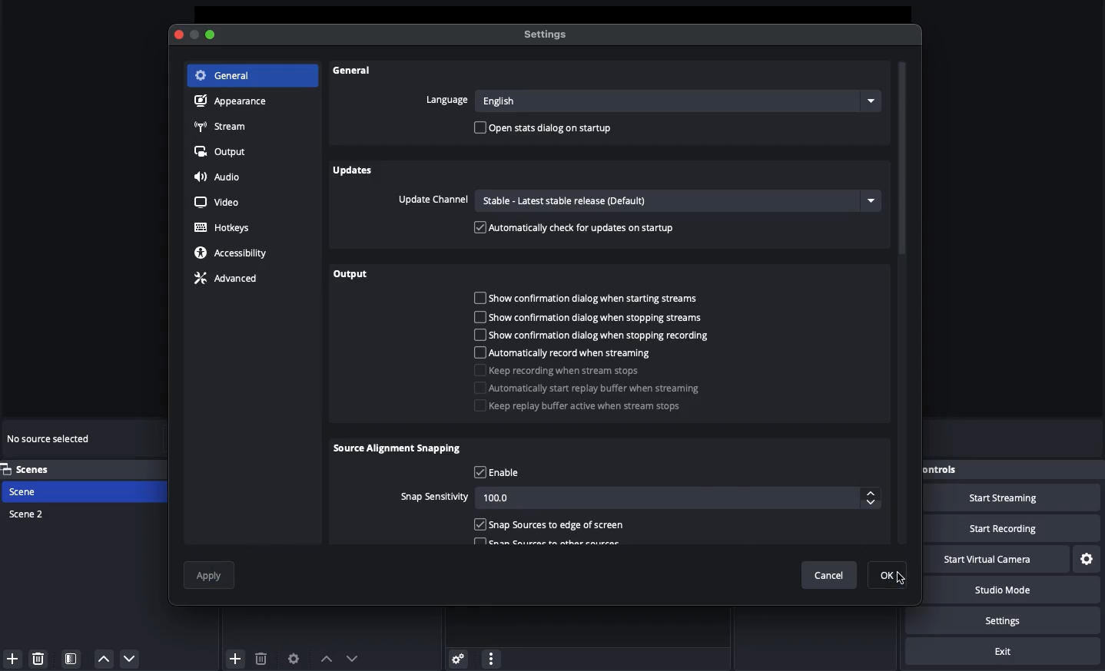 The width and height of the screenshot is (1105, 671). What do you see at coordinates (211, 576) in the screenshot?
I see `apply` at bounding box center [211, 576].